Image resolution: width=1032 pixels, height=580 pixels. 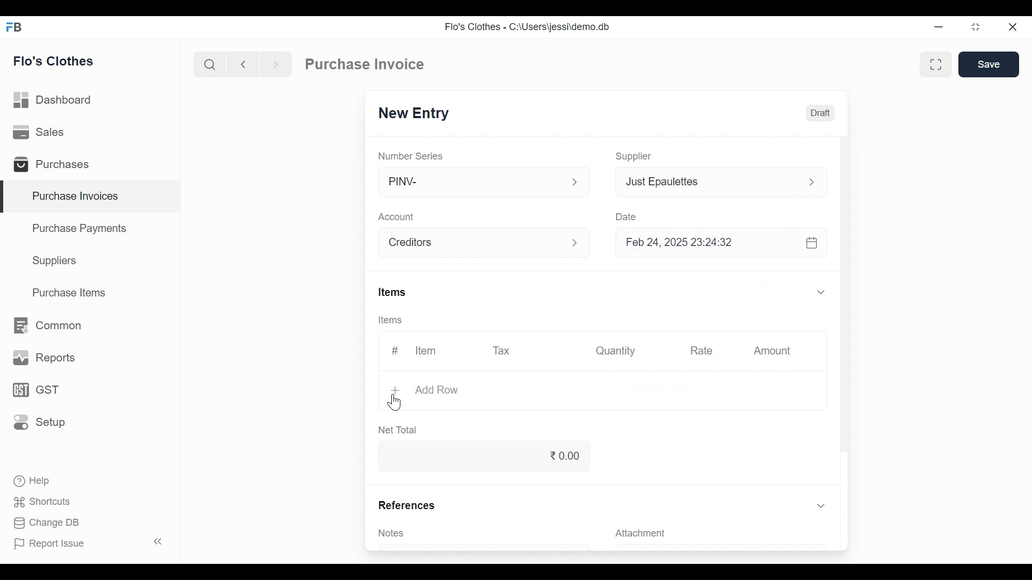 What do you see at coordinates (626, 215) in the screenshot?
I see `Date` at bounding box center [626, 215].